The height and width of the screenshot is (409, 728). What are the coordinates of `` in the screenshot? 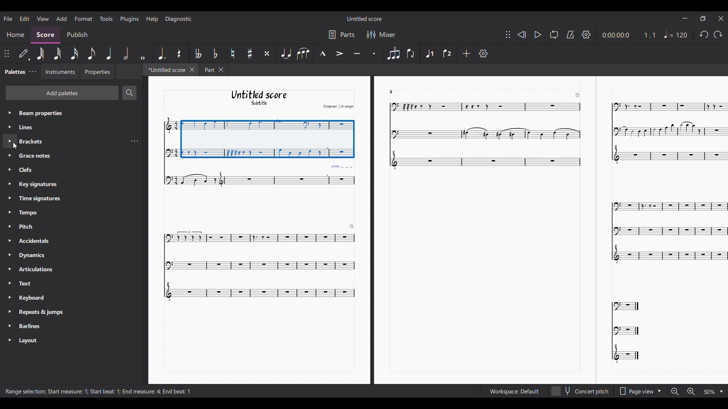 It's located at (8, 112).